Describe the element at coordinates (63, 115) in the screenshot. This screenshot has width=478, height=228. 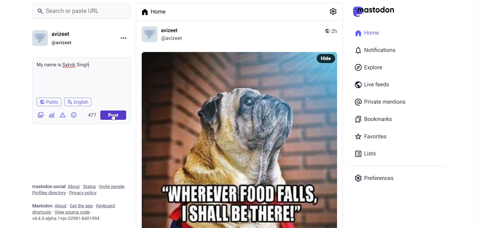
I see `content warning` at that location.